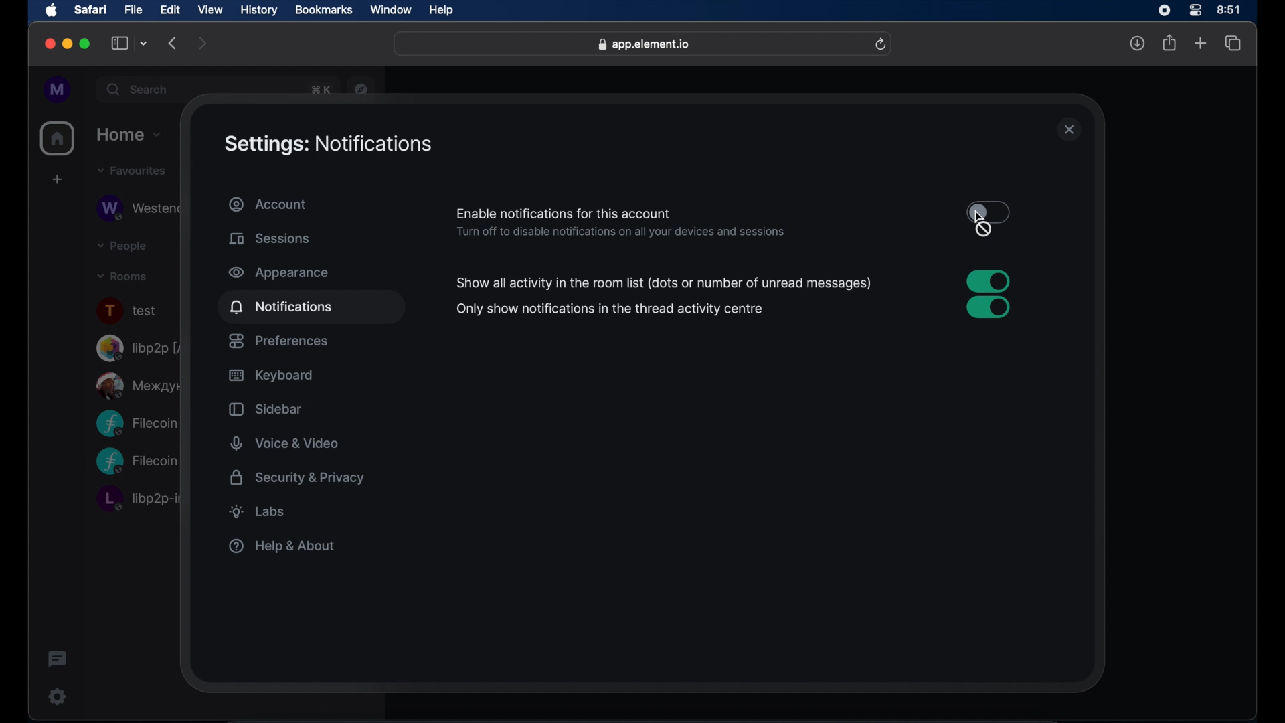  I want to click on sidebar, so click(313, 410).